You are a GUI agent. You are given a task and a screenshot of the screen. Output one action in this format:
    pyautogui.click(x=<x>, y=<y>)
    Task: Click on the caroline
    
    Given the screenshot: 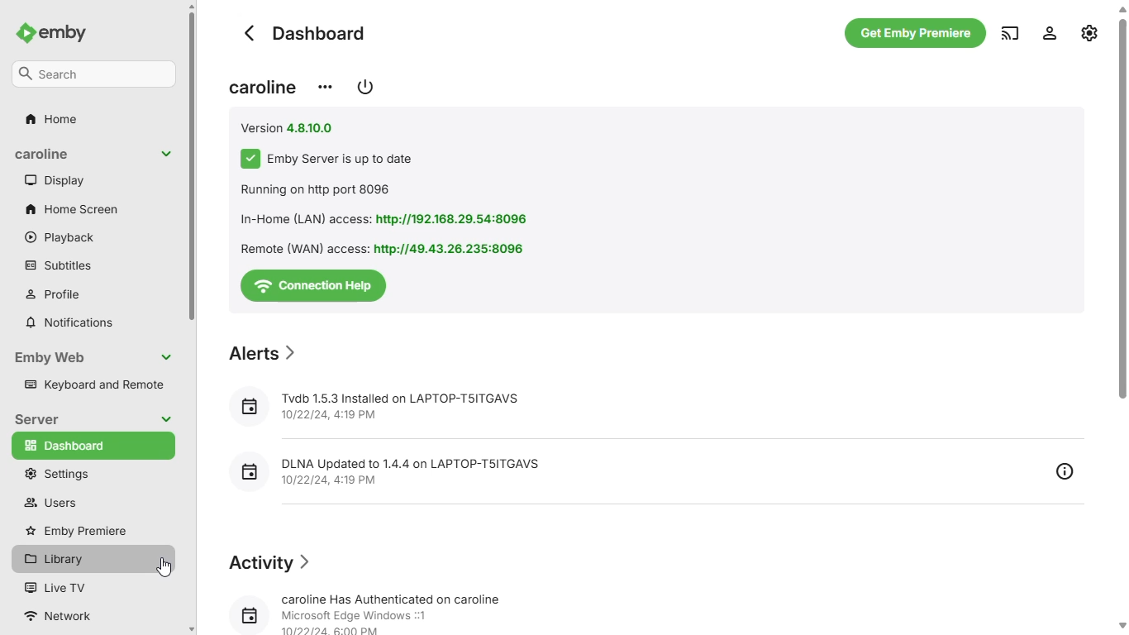 What is the action you would take?
    pyautogui.click(x=265, y=87)
    